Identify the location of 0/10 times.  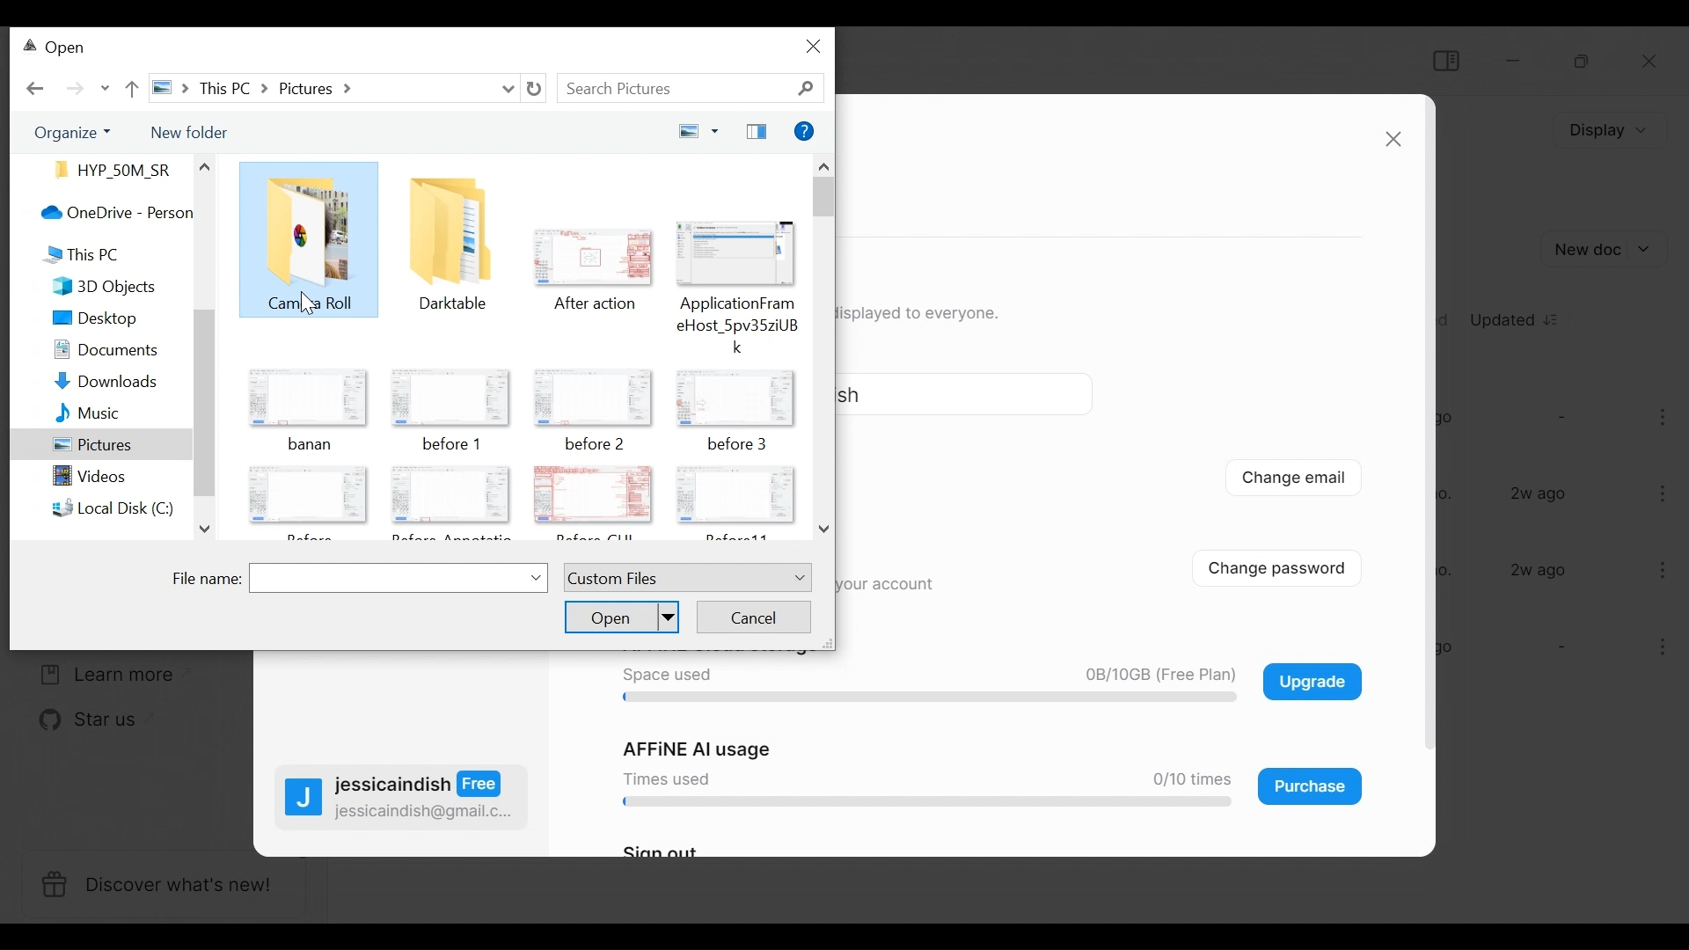
(1185, 779).